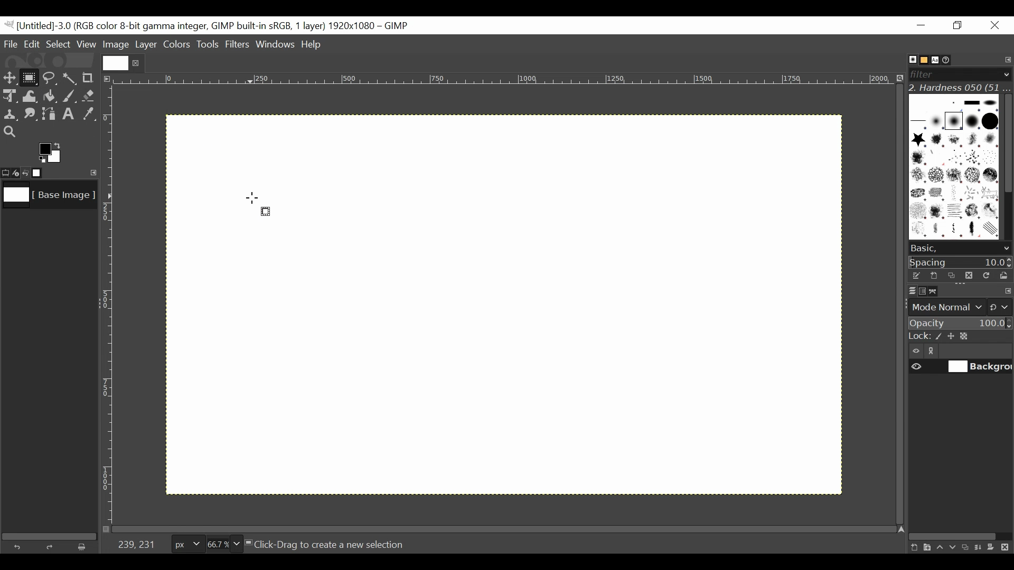 This screenshot has height=570, width=1014. What do you see at coordinates (238, 45) in the screenshot?
I see `Filters` at bounding box center [238, 45].